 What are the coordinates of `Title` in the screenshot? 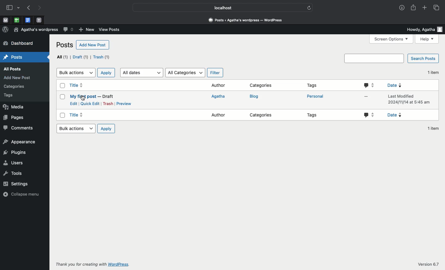 It's located at (77, 115).